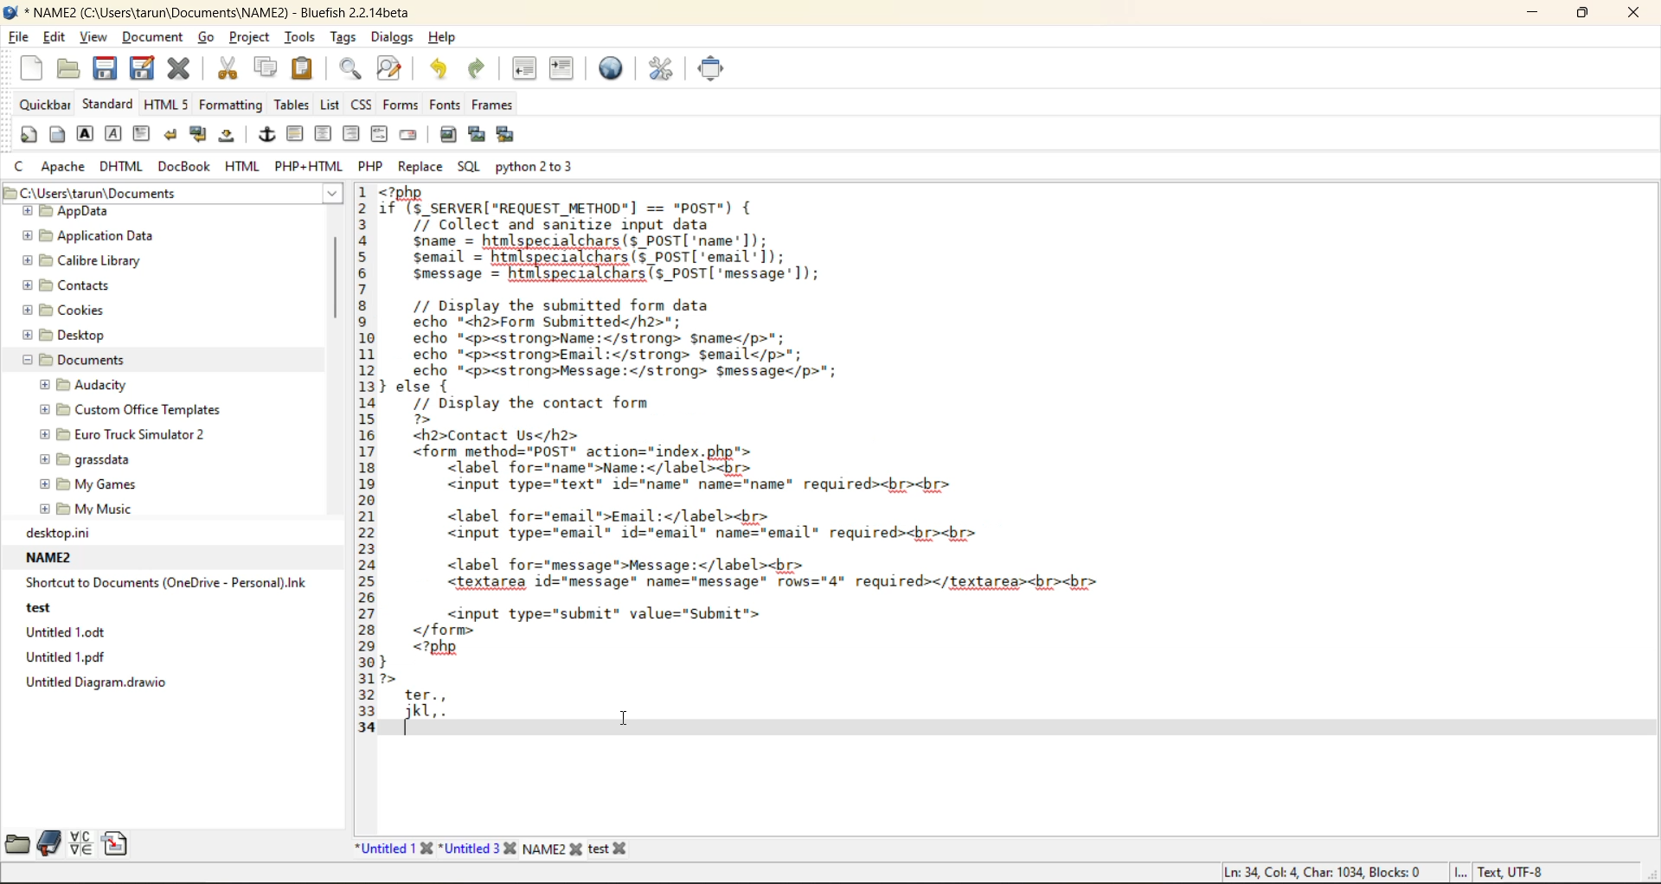 The width and height of the screenshot is (1661, 884). Describe the element at coordinates (19, 846) in the screenshot. I see `filebrowser` at that location.